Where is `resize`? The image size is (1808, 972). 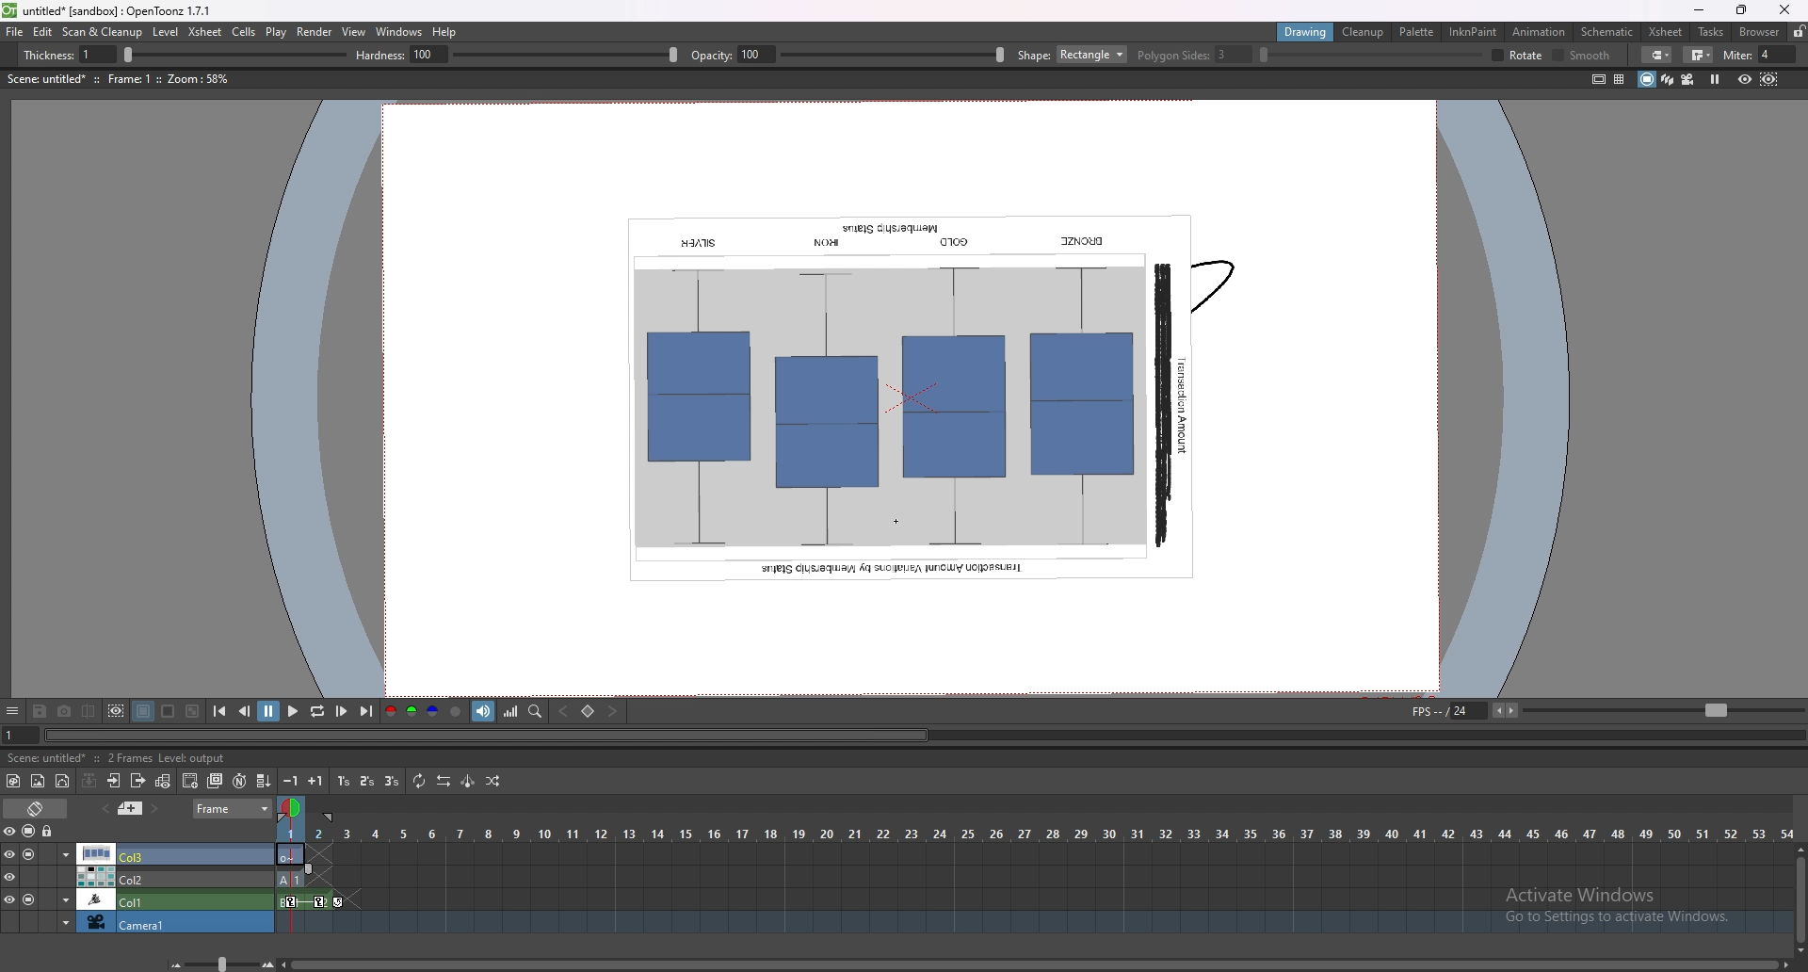
resize is located at coordinates (1741, 11).